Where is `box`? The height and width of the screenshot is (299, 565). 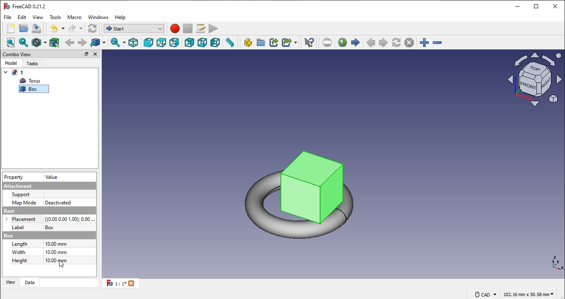
box is located at coordinates (46, 235).